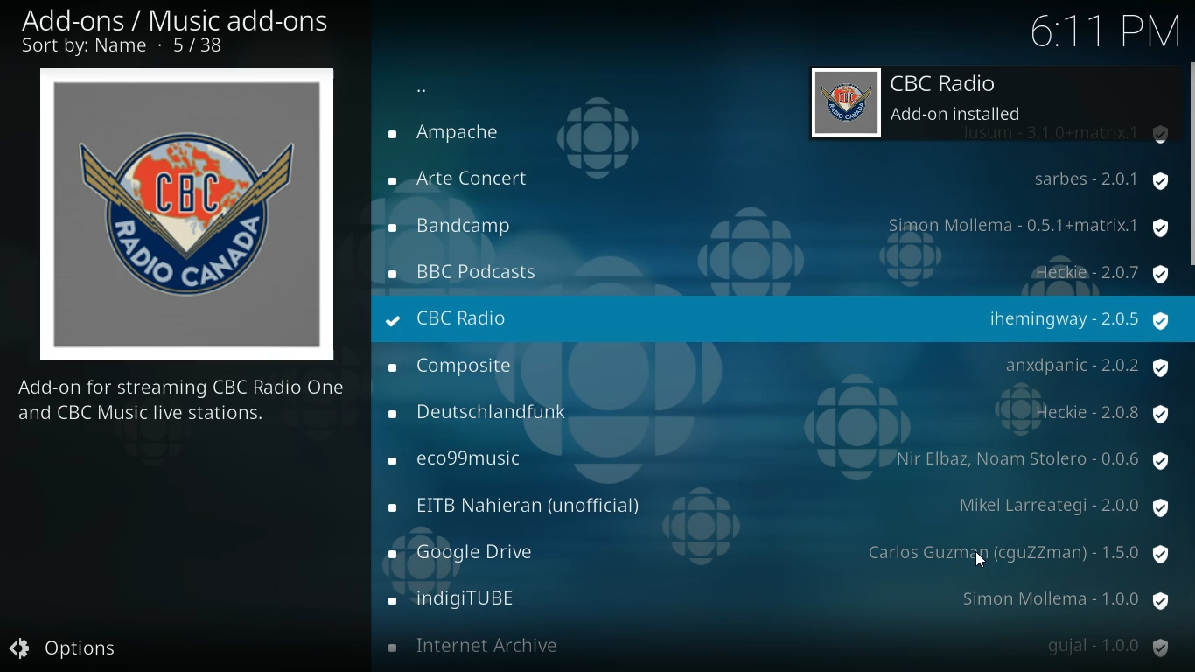 This screenshot has height=672, width=1195. What do you see at coordinates (67, 646) in the screenshot?
I see `options` at bounding box center [67, 646].